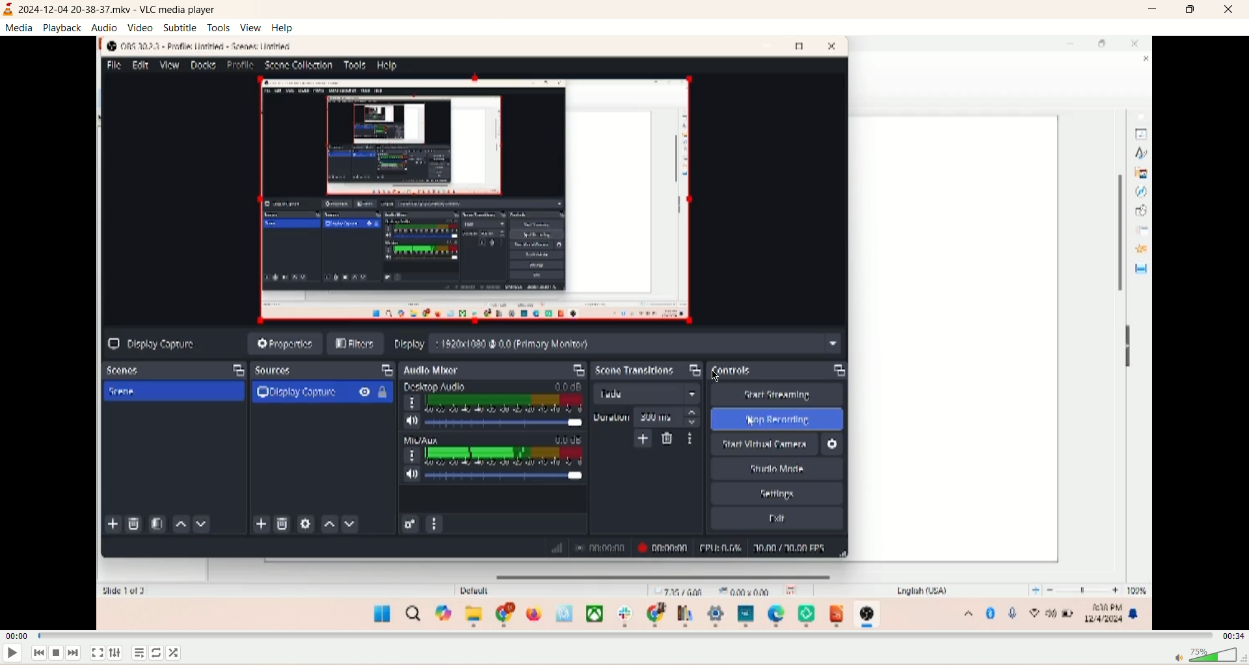  What do you see at coordinates (118, 652) in the screenshot?
I see `extended settings` at bounding box center [118, 652].